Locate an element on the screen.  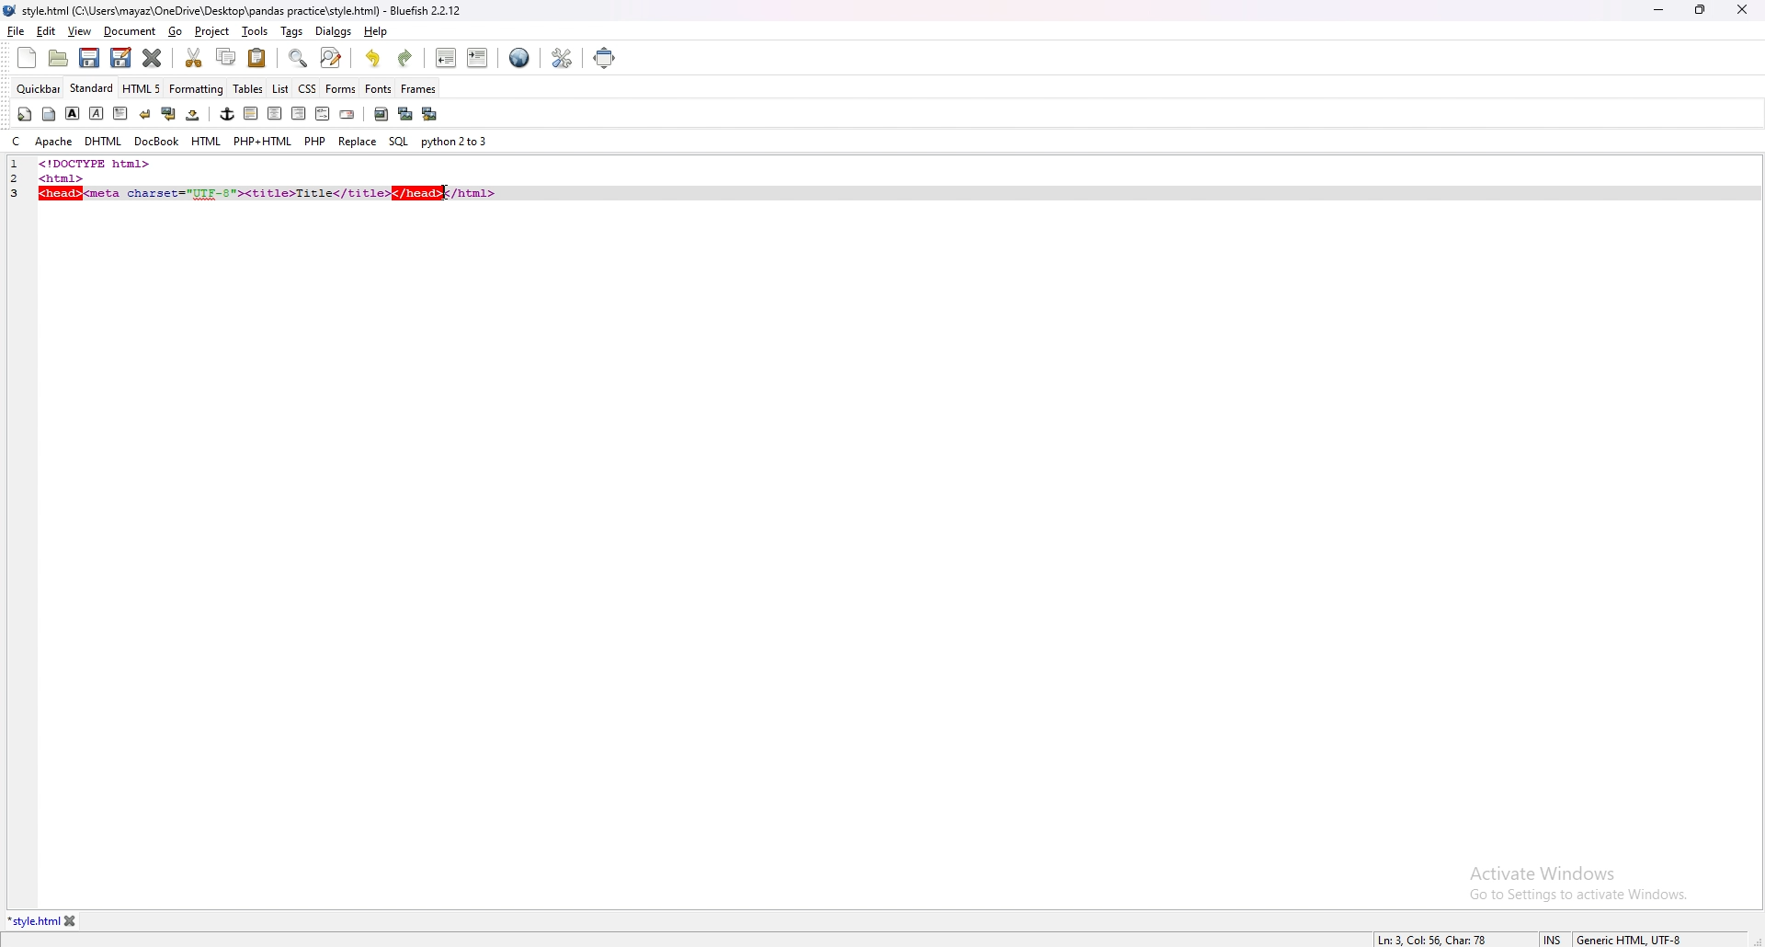
multi thumbnail is located at coordinates (428, 113).